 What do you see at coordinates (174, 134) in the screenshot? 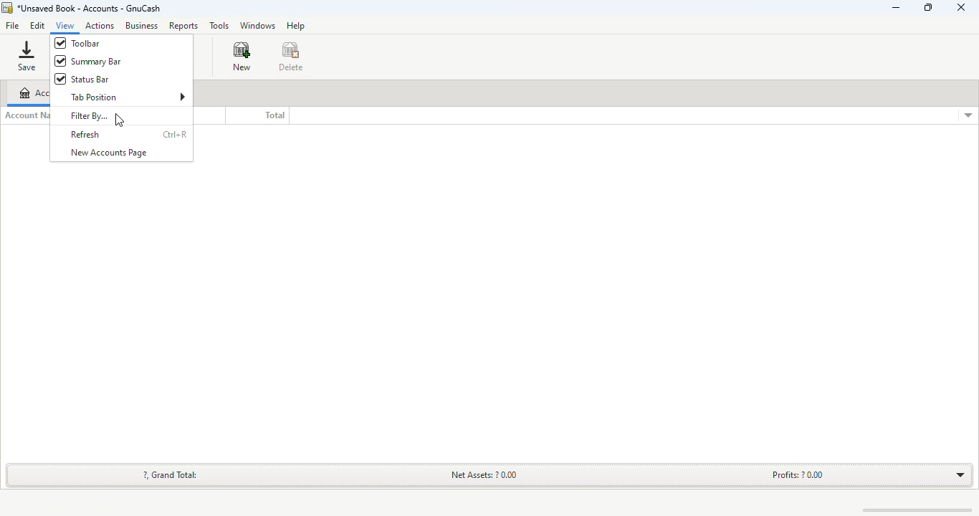
I see `shortcut for refresh` at bounding box center [174, 134].